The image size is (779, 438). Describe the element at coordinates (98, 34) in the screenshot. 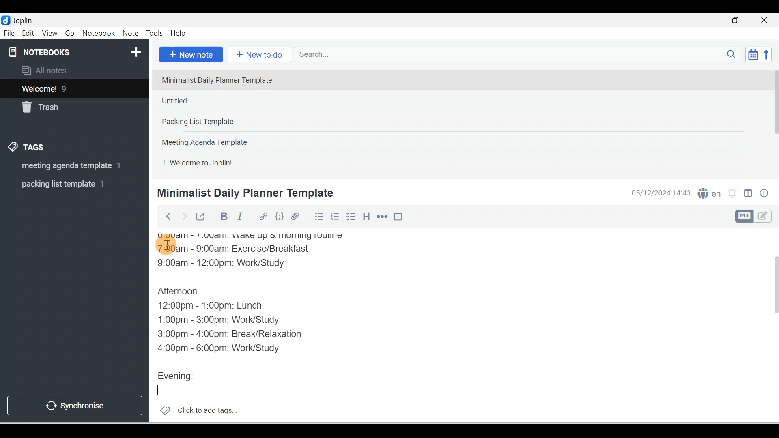

I see `Notebook` at that location.